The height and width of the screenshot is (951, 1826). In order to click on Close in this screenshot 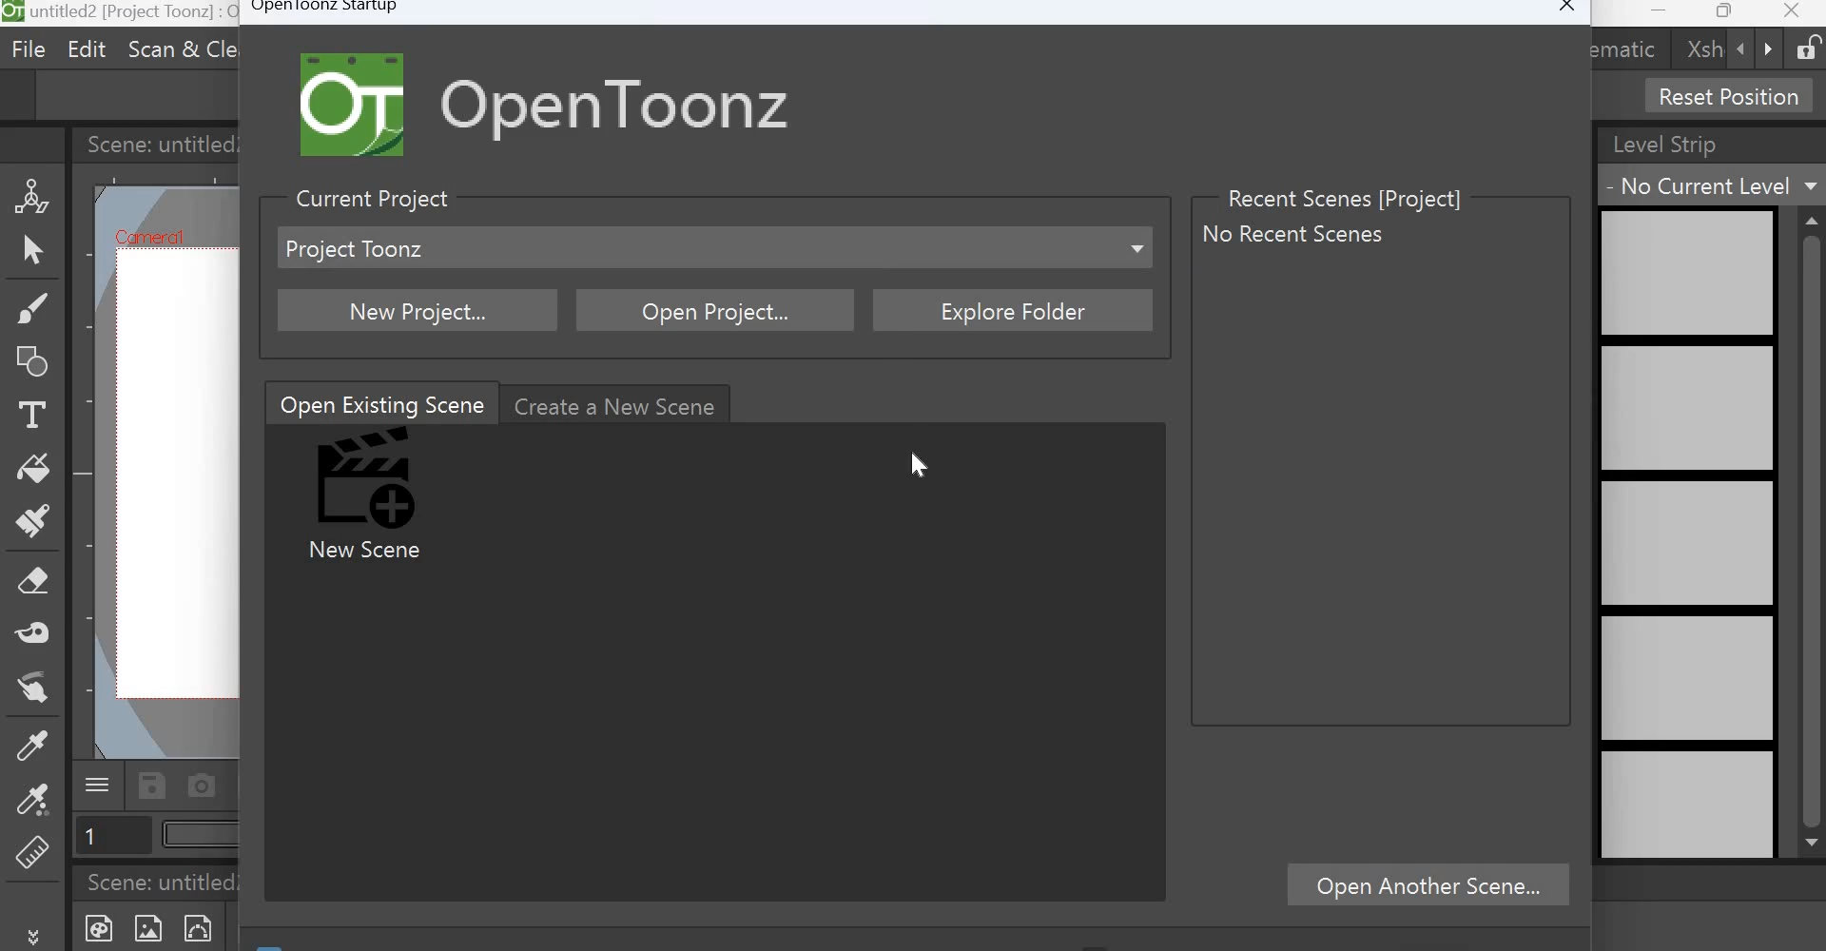, I will do `click(1797, 13)`.